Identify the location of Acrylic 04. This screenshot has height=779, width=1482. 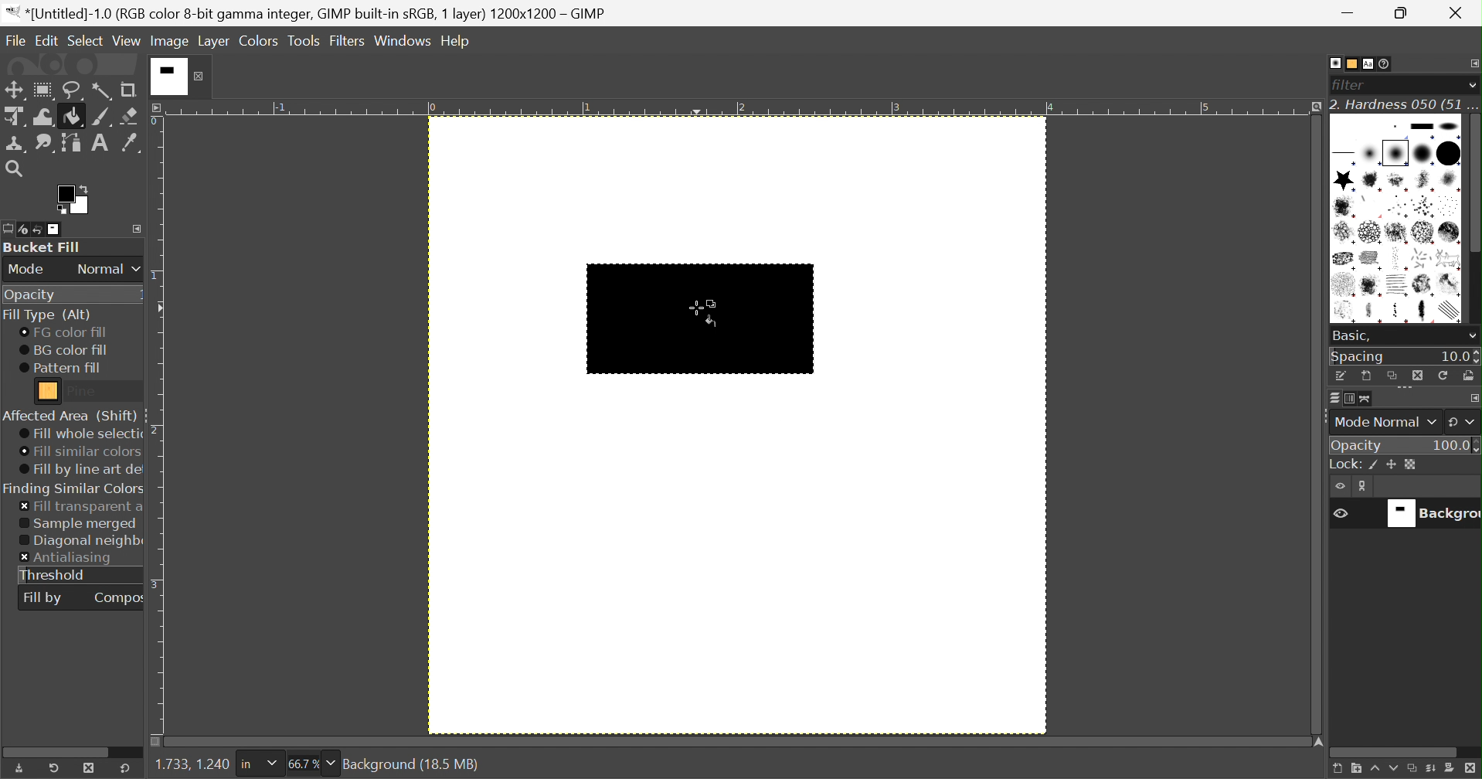
(1450, 181).